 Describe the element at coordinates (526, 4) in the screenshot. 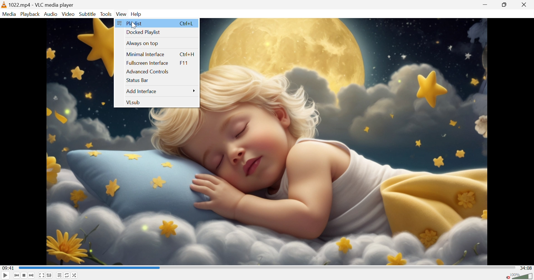

I see `Close` at that location.